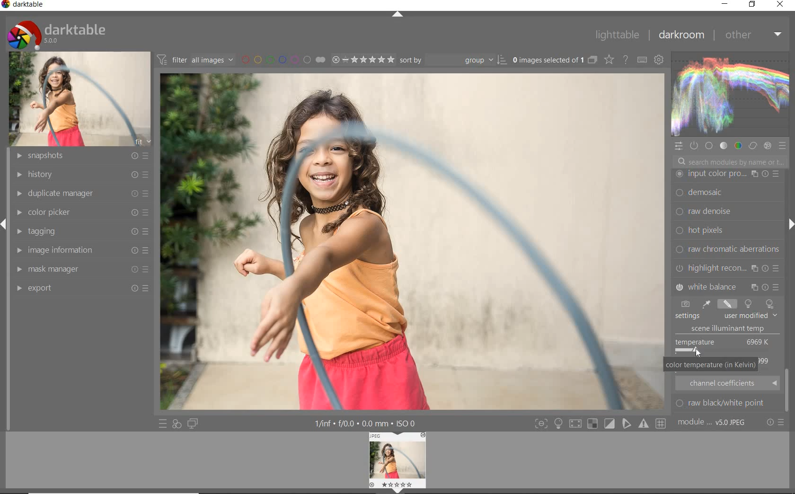  I want to click on toggle mode, so click(540, 423).